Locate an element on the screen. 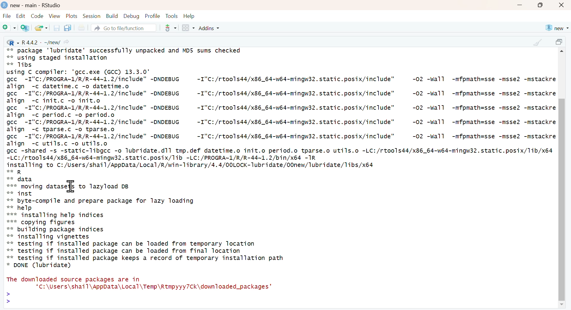  Edit is located at coordinates (21, 16).